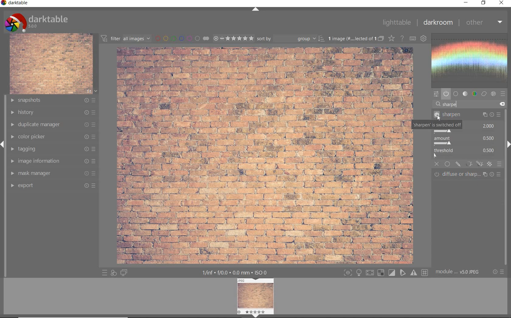 Image resolution: width=511 pixels, height=318 pixels. I want to click on previous, so click(3, 147).